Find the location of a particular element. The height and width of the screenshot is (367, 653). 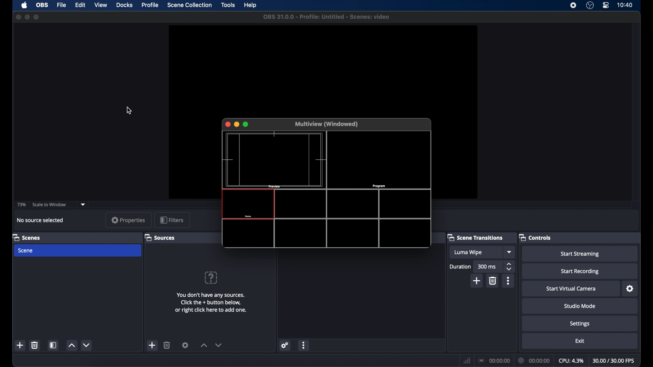

increment is located at coordinates (203, 345).